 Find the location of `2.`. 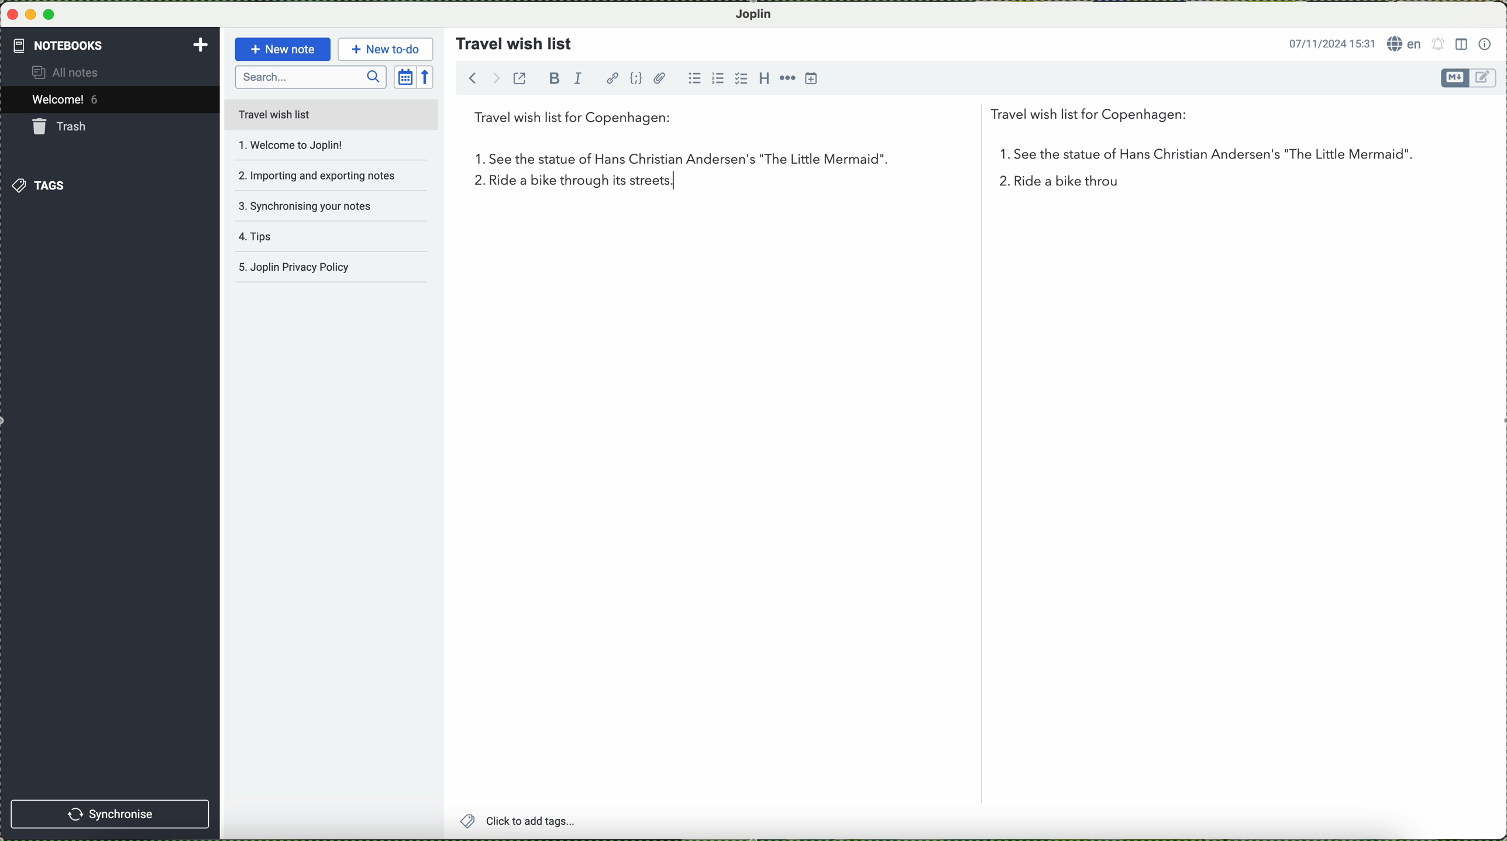

2. is located at coordinates (474, 184).